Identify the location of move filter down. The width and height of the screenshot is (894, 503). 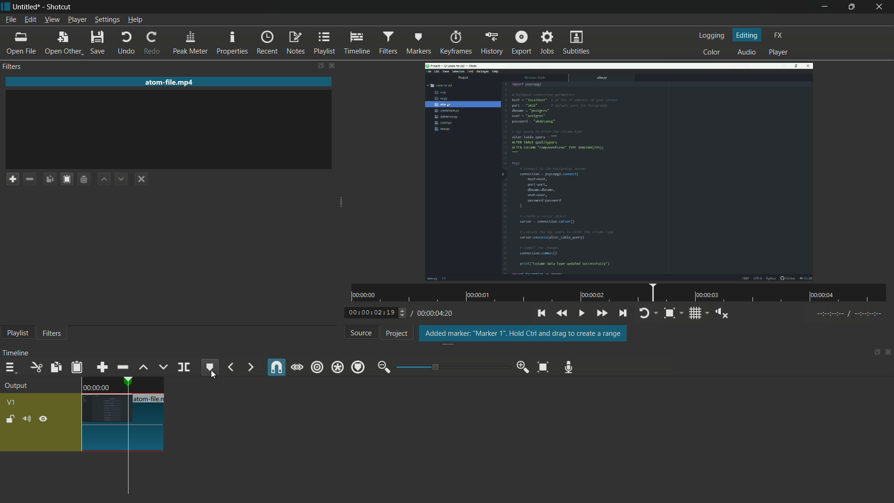
(121, 178).